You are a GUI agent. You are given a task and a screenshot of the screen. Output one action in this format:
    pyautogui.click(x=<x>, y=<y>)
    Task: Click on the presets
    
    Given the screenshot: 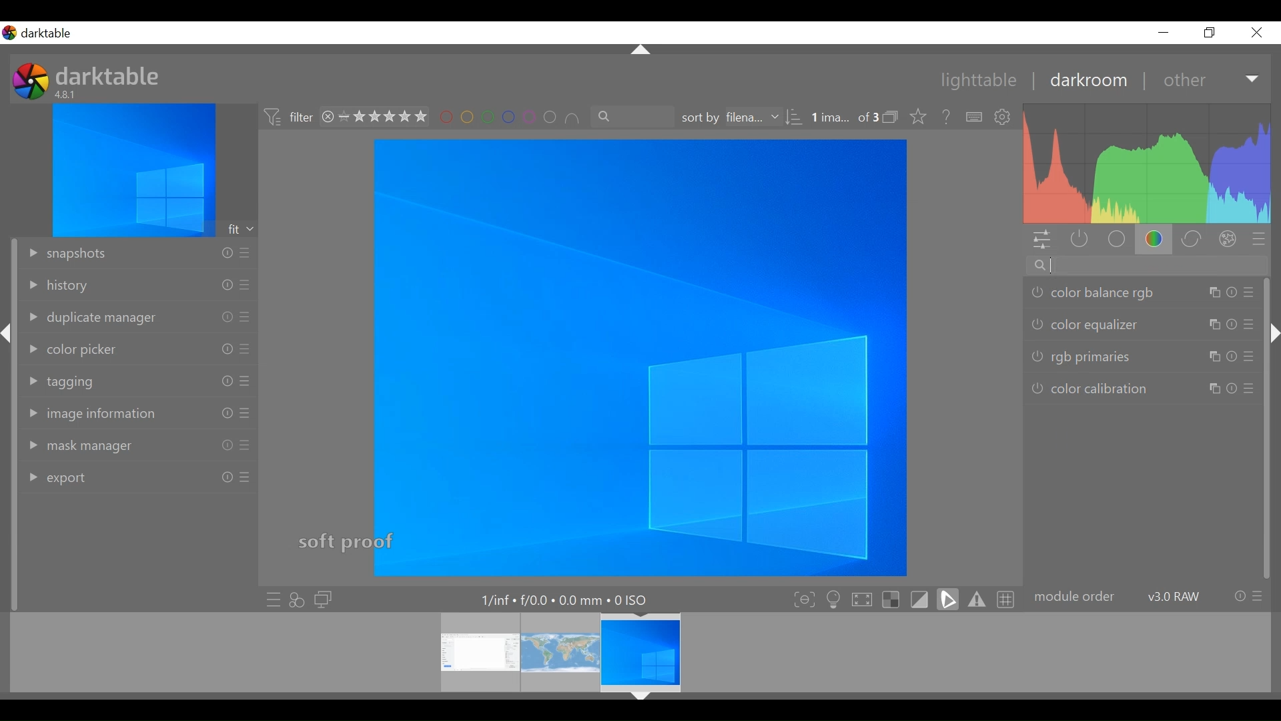 What is the action you would take?
    pyautogui.click(x=1260, y=240)
    